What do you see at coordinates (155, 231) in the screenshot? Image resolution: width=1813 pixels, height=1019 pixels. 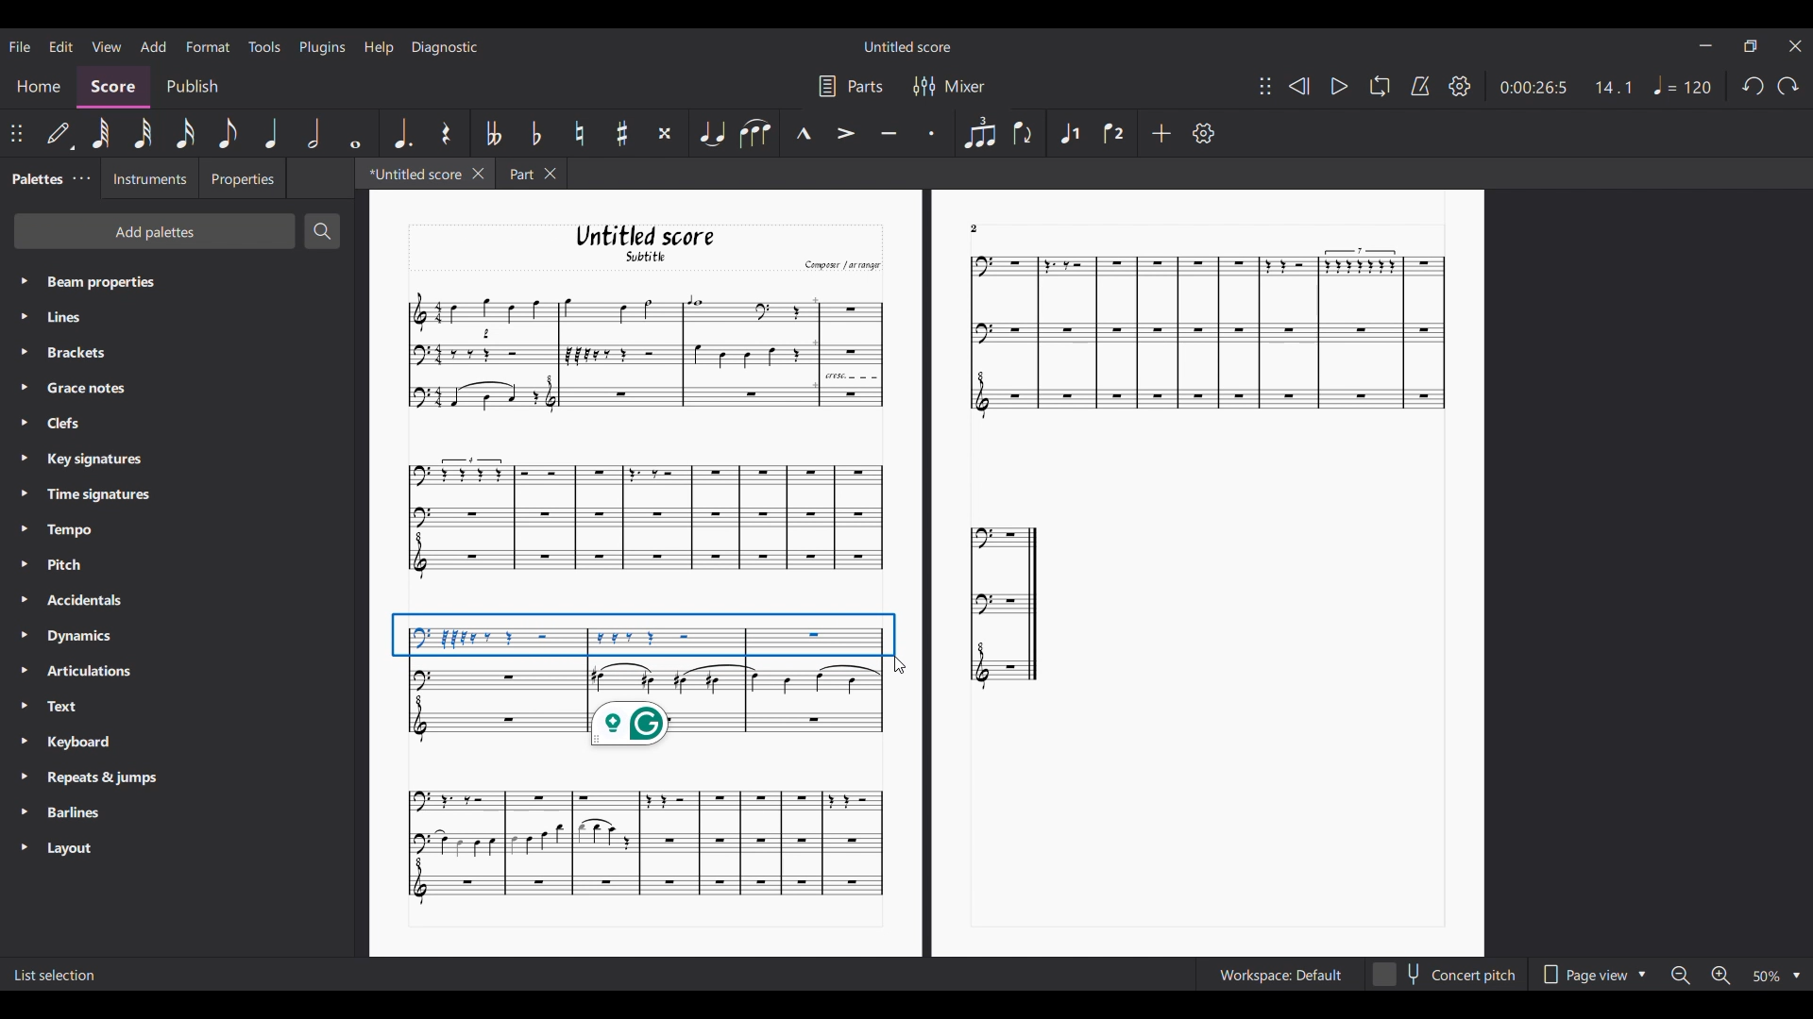 I see `Add palette` at bounding box center [155, 231].